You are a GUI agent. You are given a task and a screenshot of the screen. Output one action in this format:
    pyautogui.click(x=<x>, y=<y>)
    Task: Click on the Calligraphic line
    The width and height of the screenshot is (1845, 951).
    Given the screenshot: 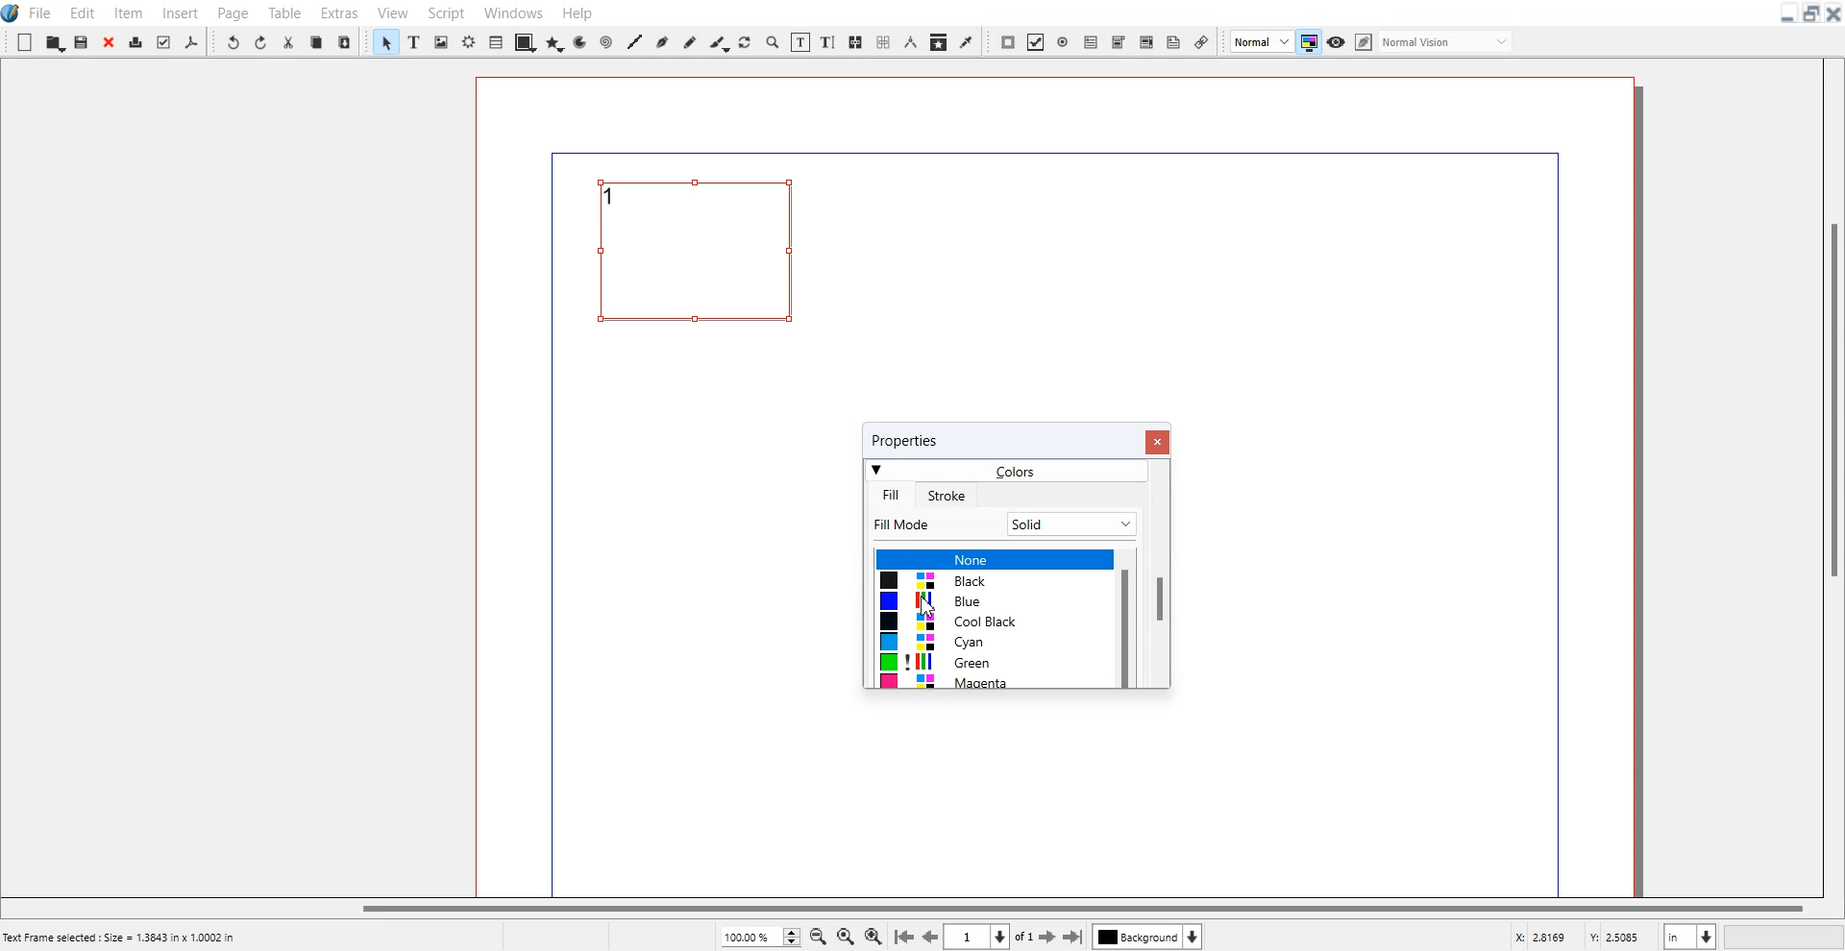 What is the action you would take?
    pyautogui.click(x=718, y=42)
    